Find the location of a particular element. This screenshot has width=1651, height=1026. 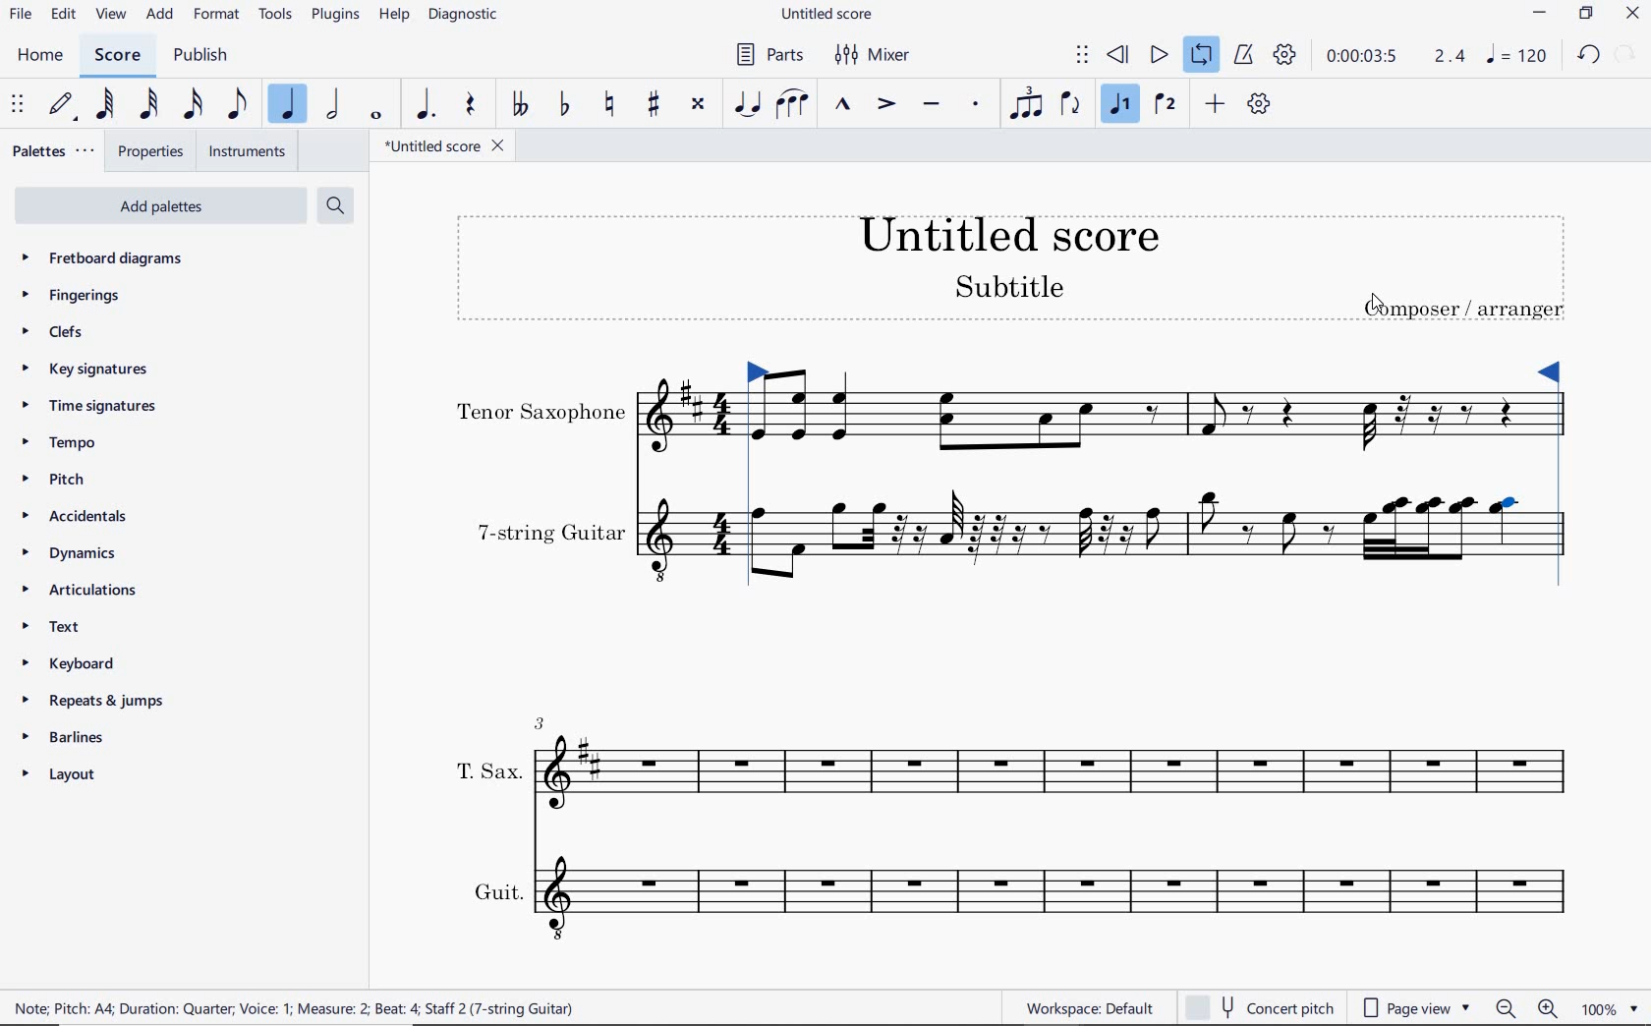

INSTRUMENT: GUIT is located at coordinates (1004, 895).